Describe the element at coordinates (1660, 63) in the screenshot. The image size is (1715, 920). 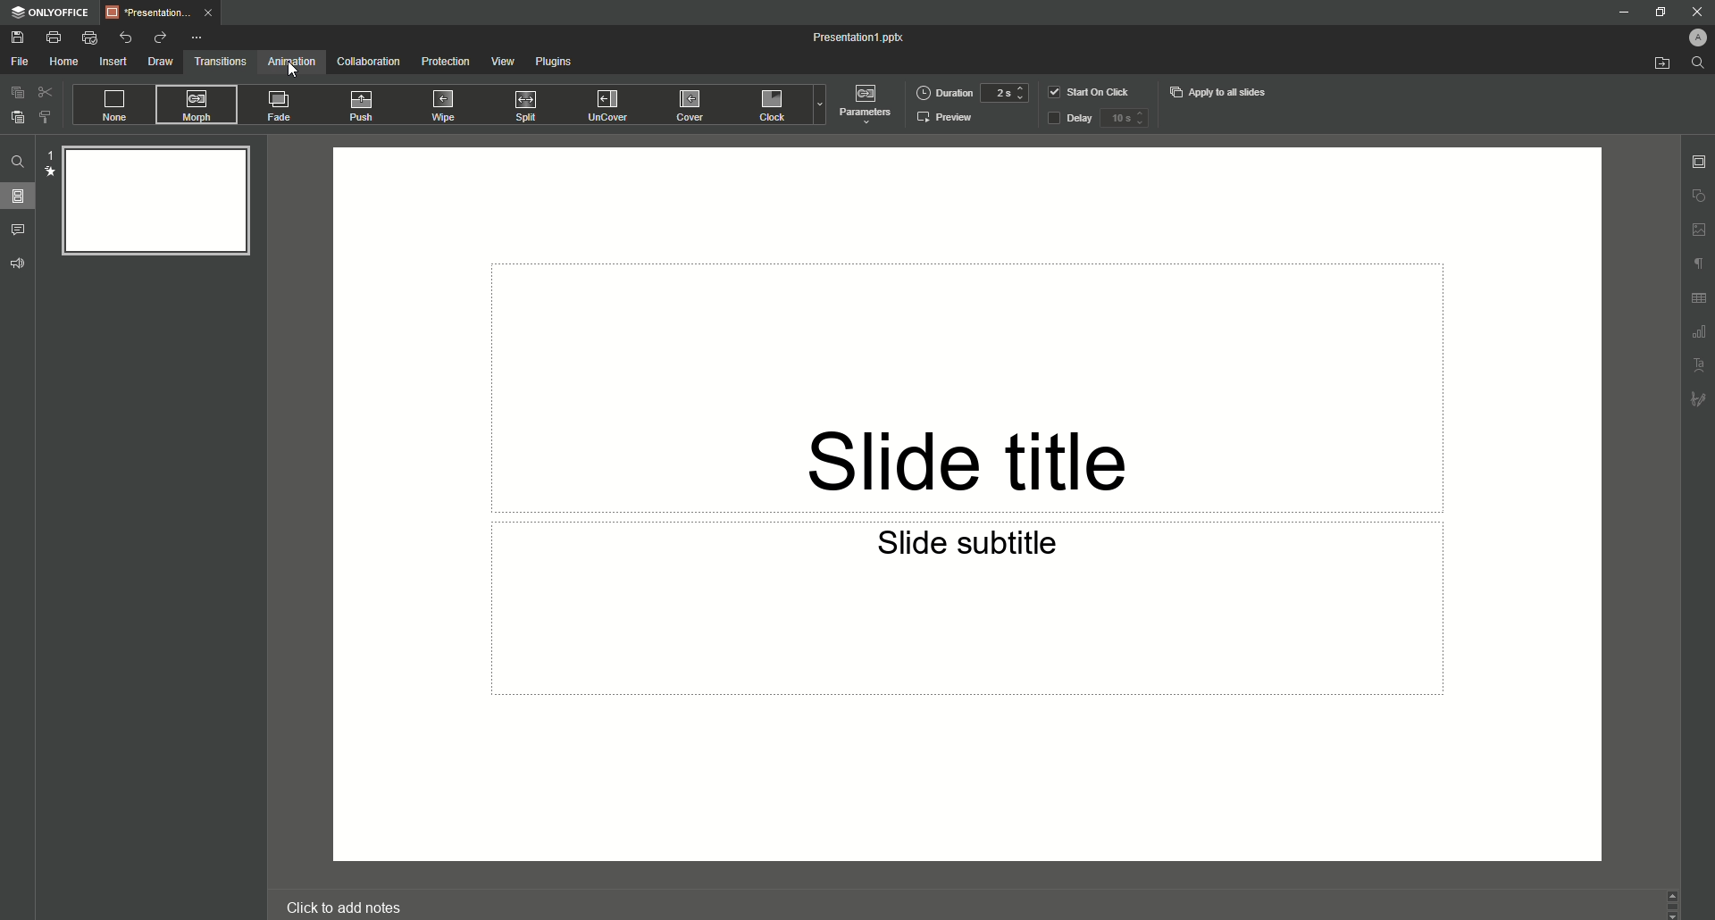
I see `Open From File` at that location.